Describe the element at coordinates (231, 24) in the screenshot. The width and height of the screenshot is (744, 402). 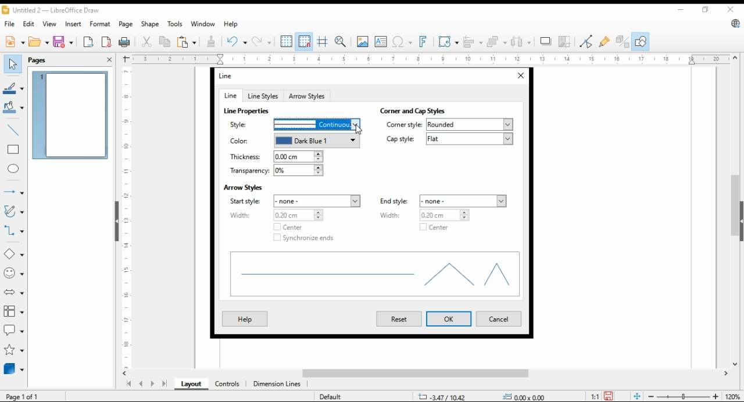
I see `help` at that location.